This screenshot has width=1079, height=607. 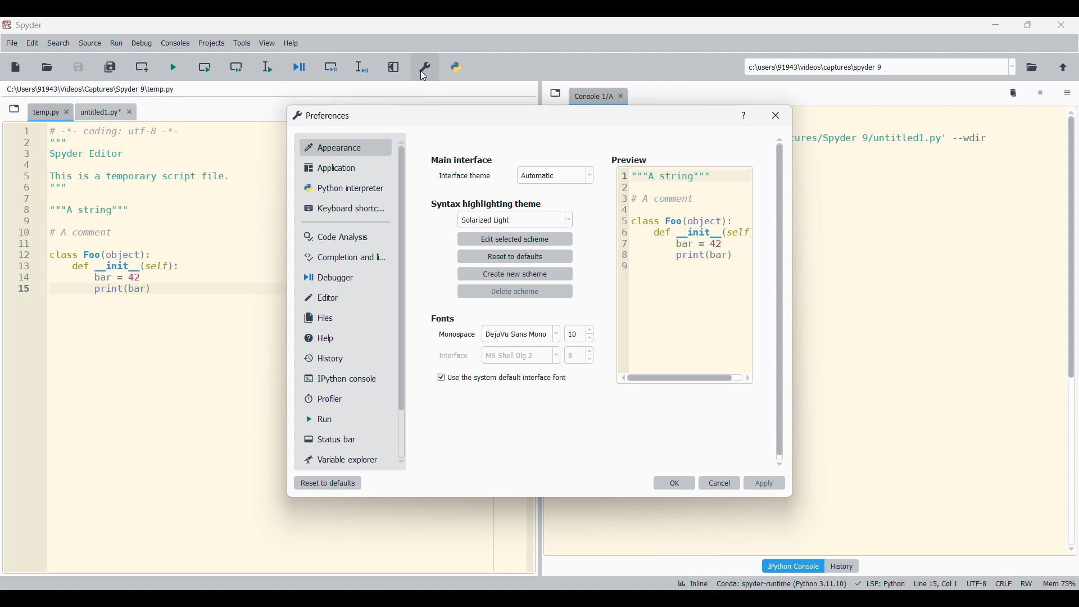 What do you see at coordinates (502, 378) in the screenshot?
I see `Toggle for system default interface font` at bounding box center [502, 378].